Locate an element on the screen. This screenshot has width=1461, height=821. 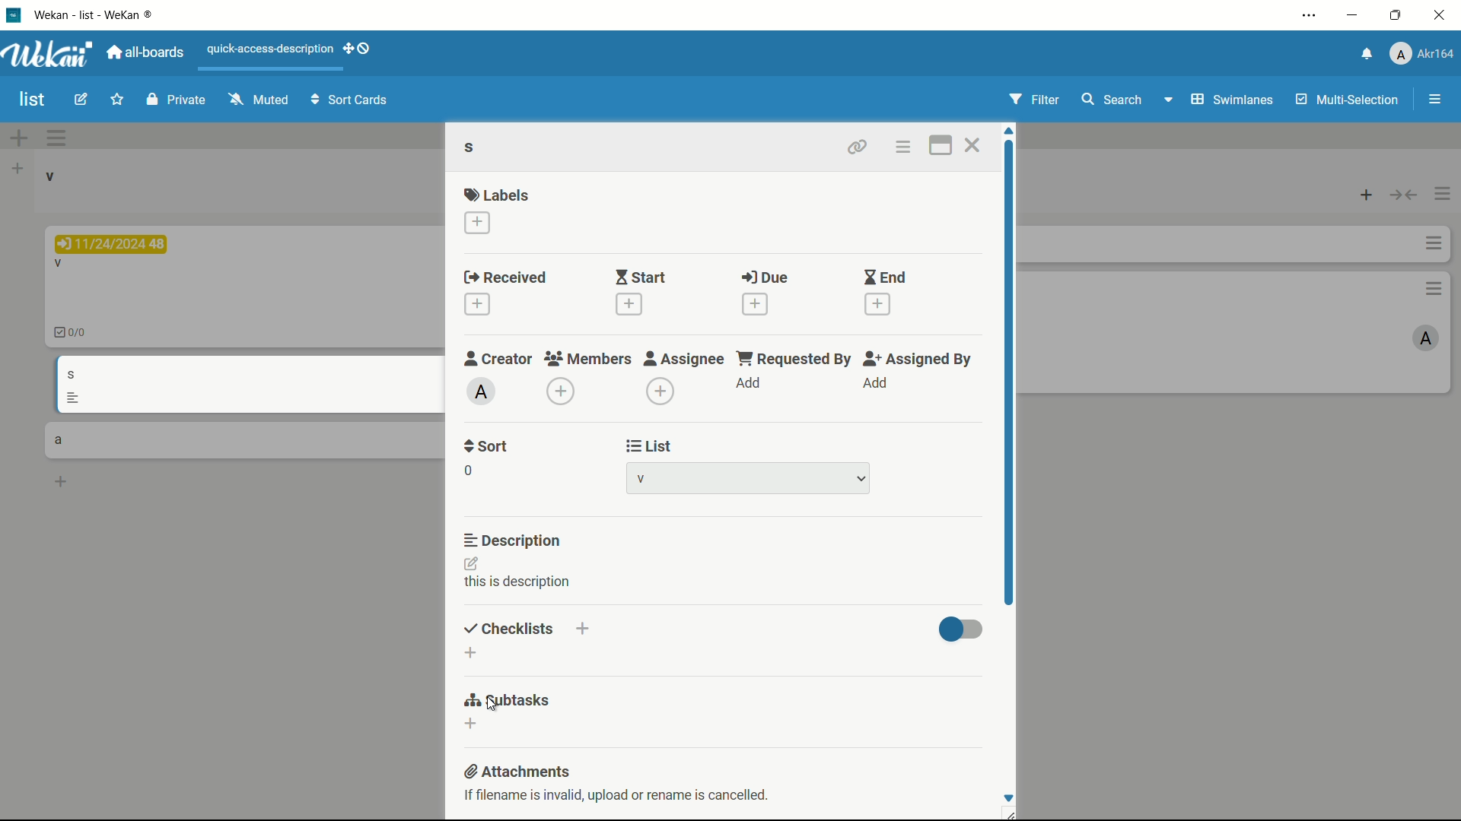
board name is located at coordinates (33, 100).